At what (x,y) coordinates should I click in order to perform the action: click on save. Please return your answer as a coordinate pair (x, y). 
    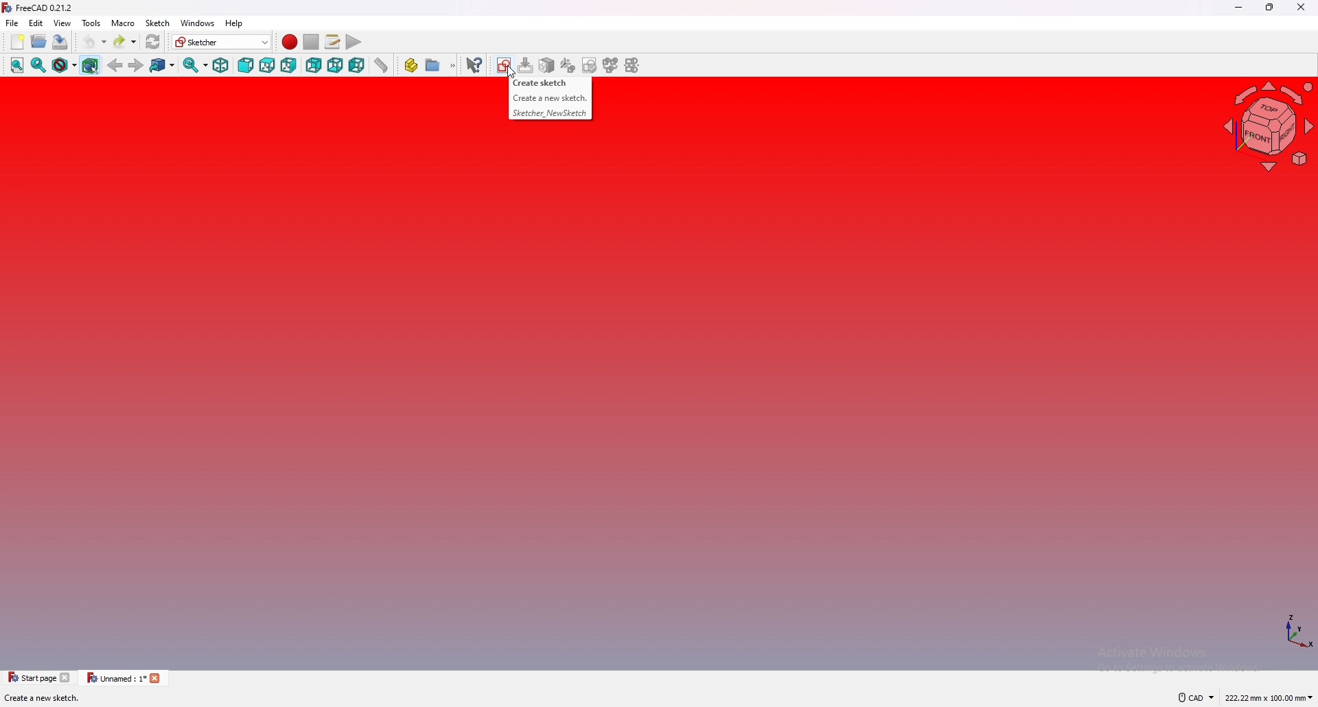
    Looking at the image, I should click on (61, 43).